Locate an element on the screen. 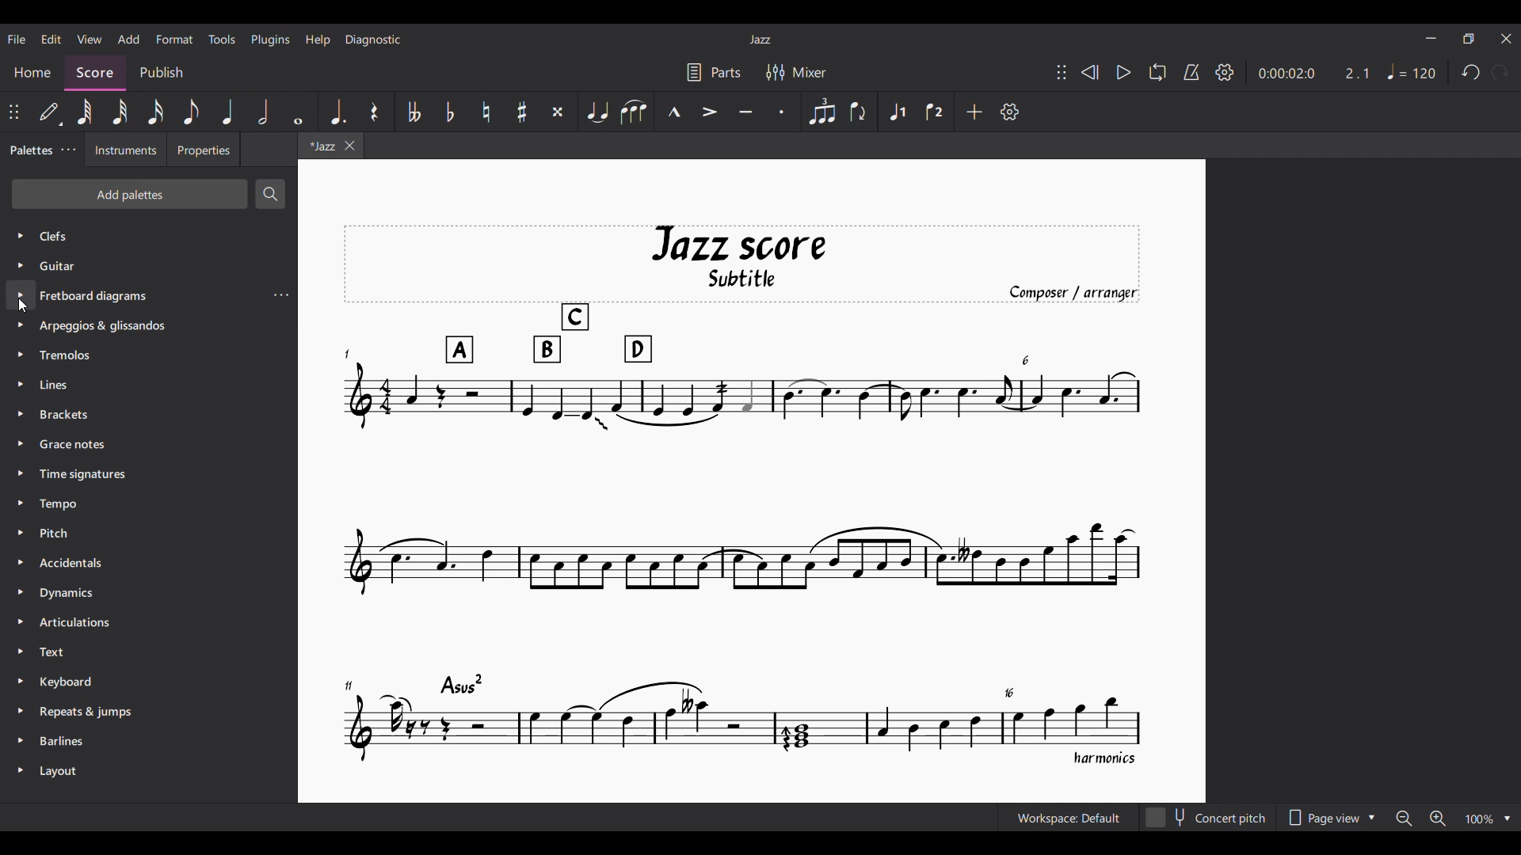 The height and width of the screenshot is (855, 1521). Diagnostic menu is located at coordinates (373, 40).